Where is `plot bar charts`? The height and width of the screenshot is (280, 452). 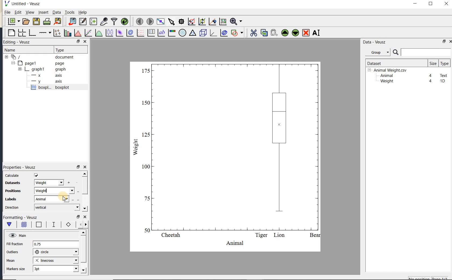
plot bar charts is located at coordinates (68, 33).